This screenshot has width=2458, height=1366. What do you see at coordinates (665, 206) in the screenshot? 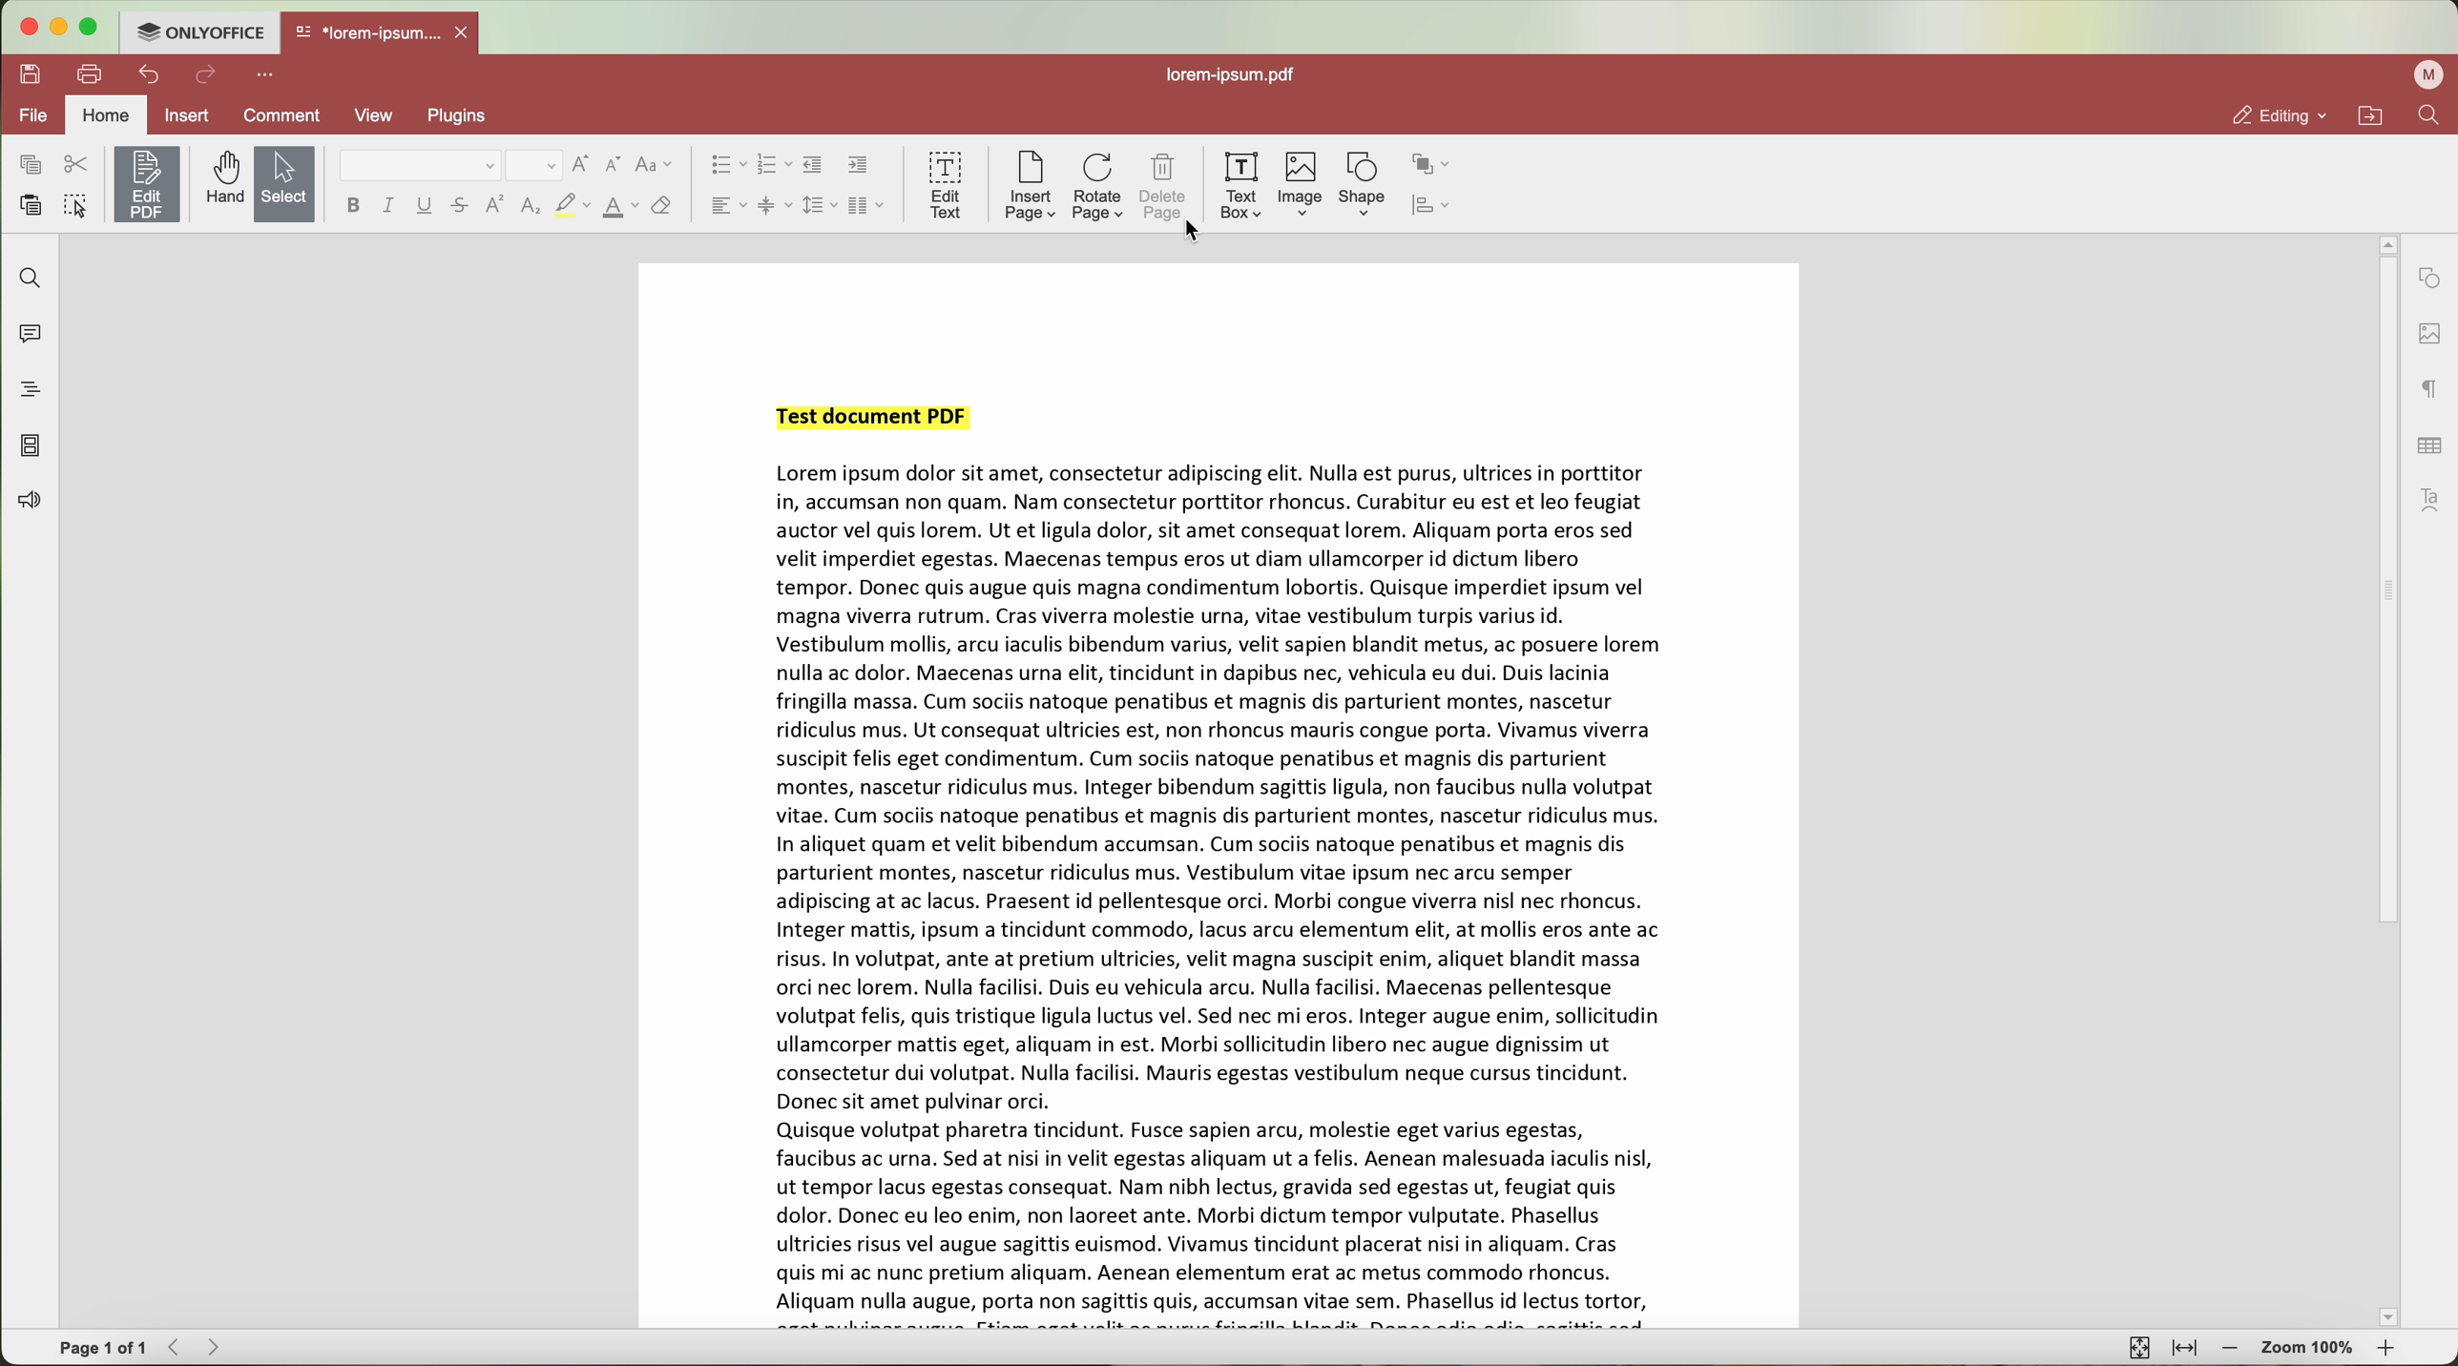
I see `clear style` at bounding box center [665, 206].